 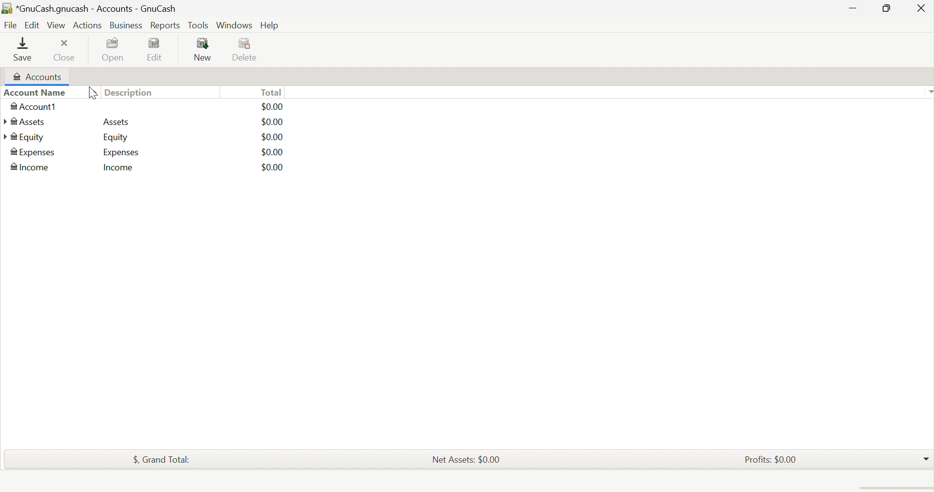 What do you see at coordinates (272, 107) in the screenshot?
I see `$0.00` at bounding box center [272, 107].